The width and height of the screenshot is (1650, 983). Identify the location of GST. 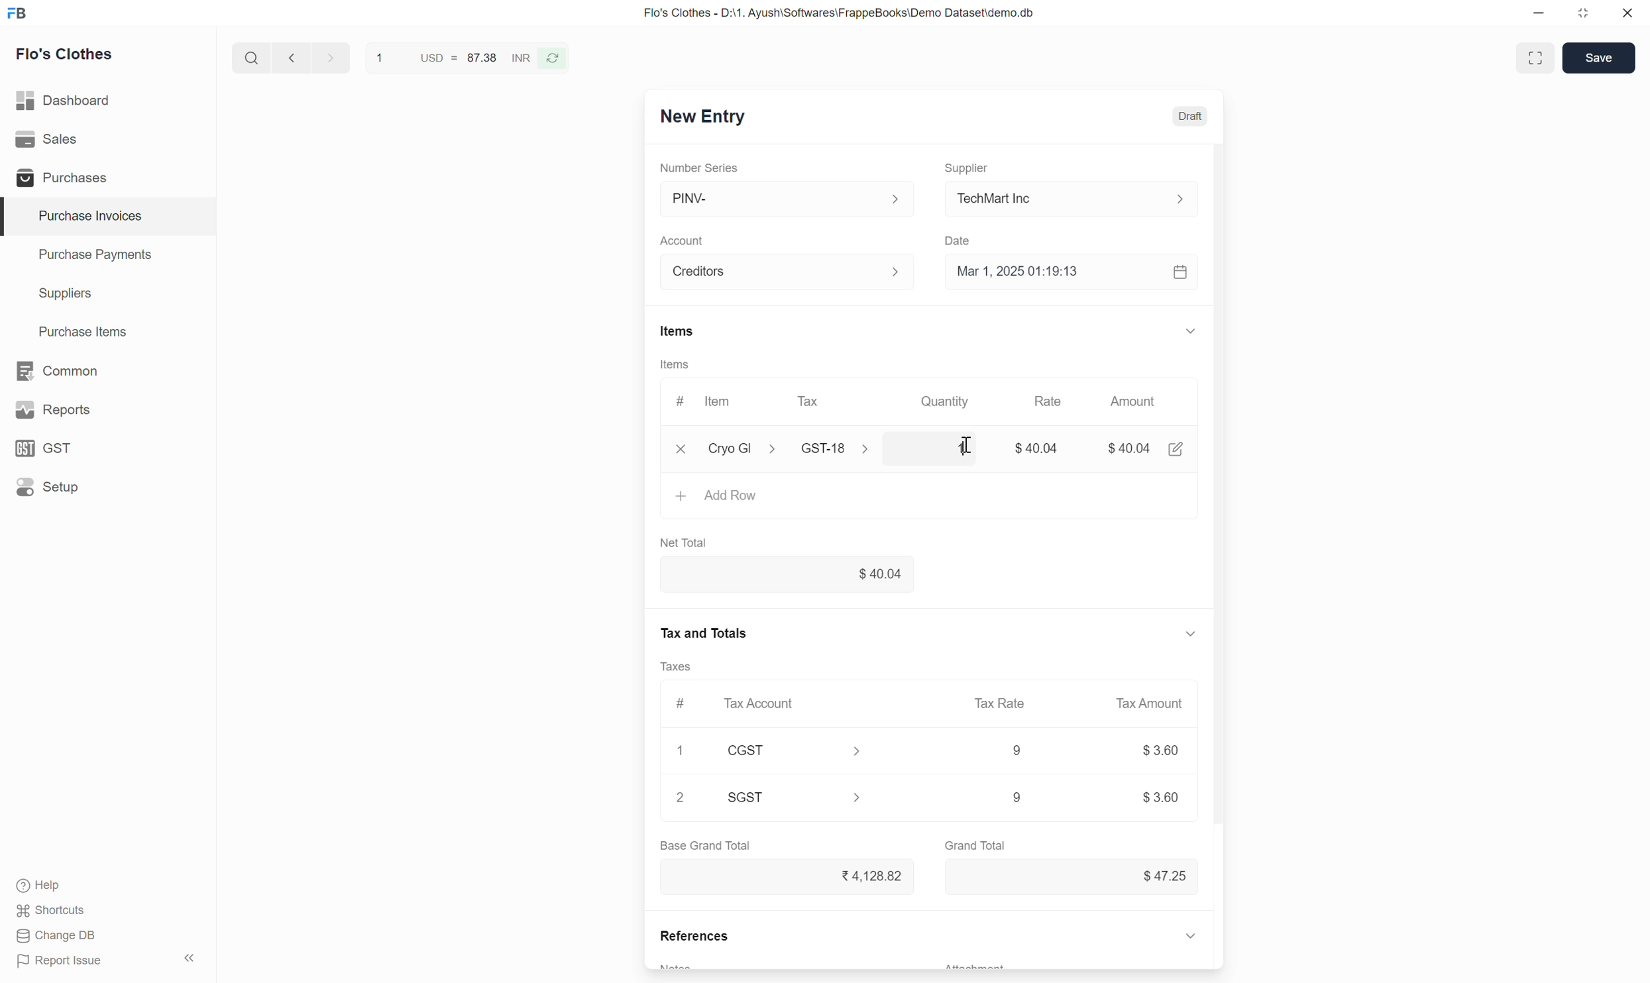
(50, 448).